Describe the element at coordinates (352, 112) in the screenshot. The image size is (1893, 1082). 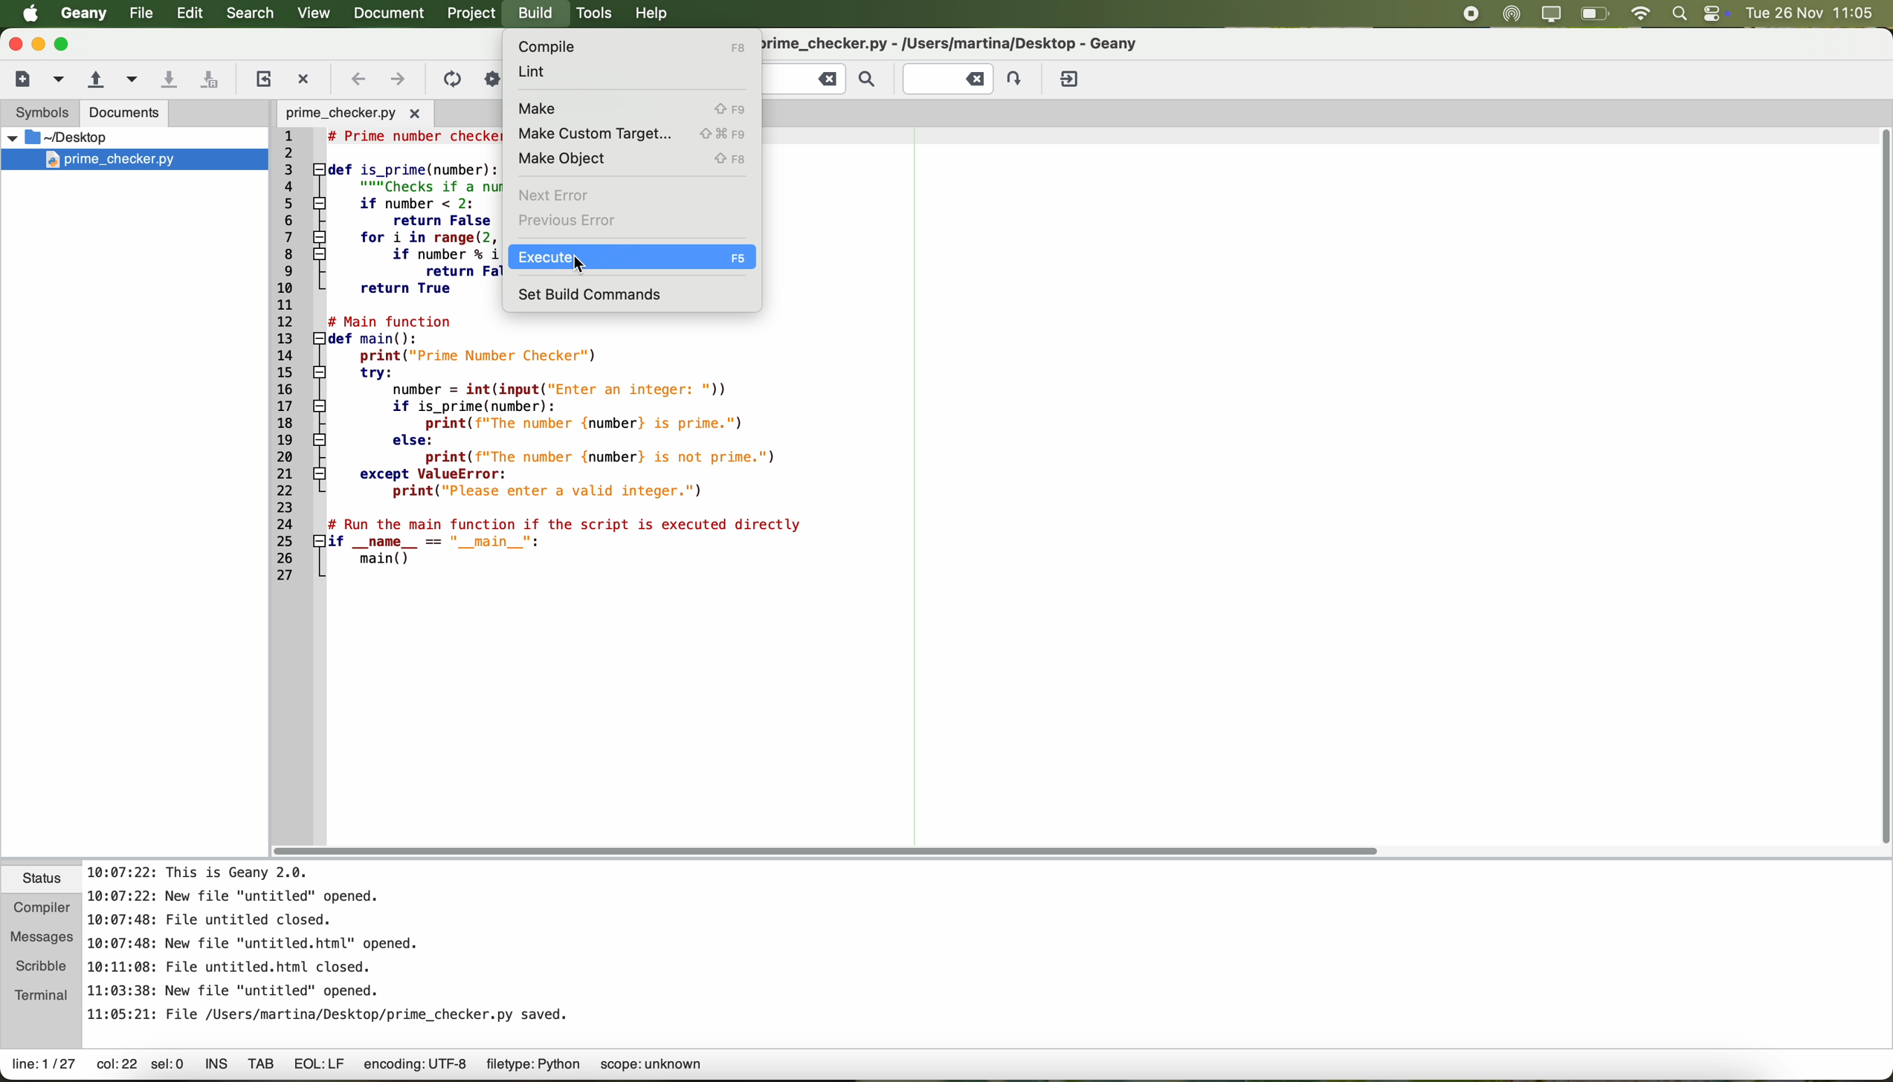
I see `open file` at that location.